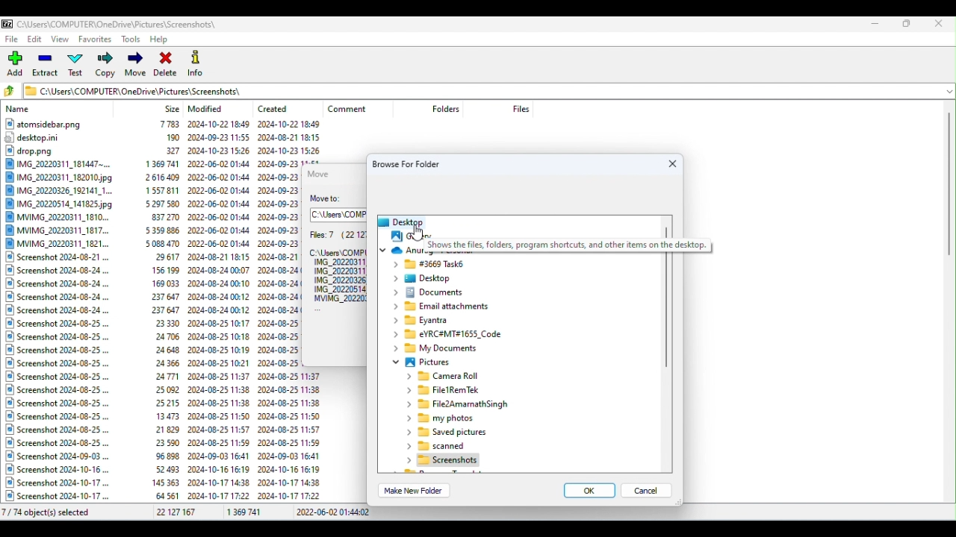 The image size is (956, 537). I want to click on Documents, so click(431, 292).